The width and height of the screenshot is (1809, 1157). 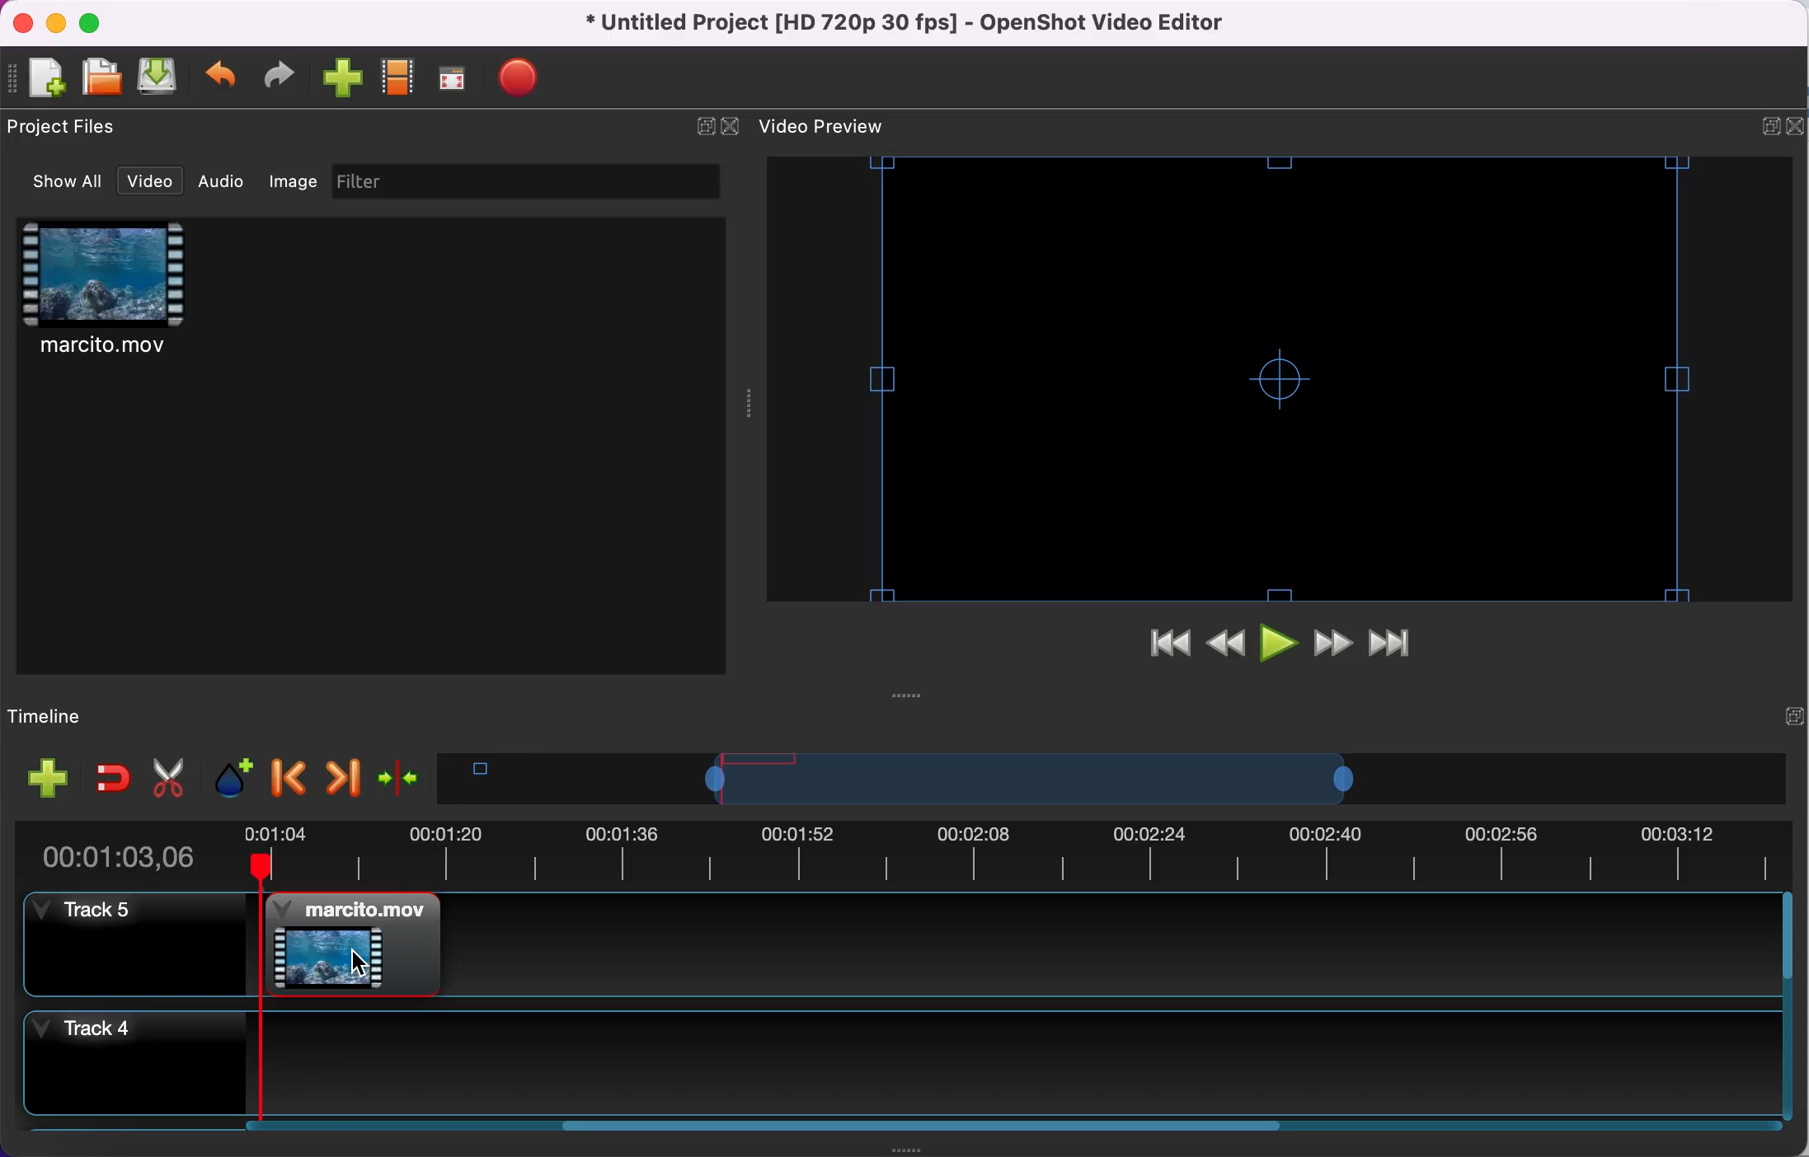 I want to click on expand/hide, so click(x=1767, y=124).